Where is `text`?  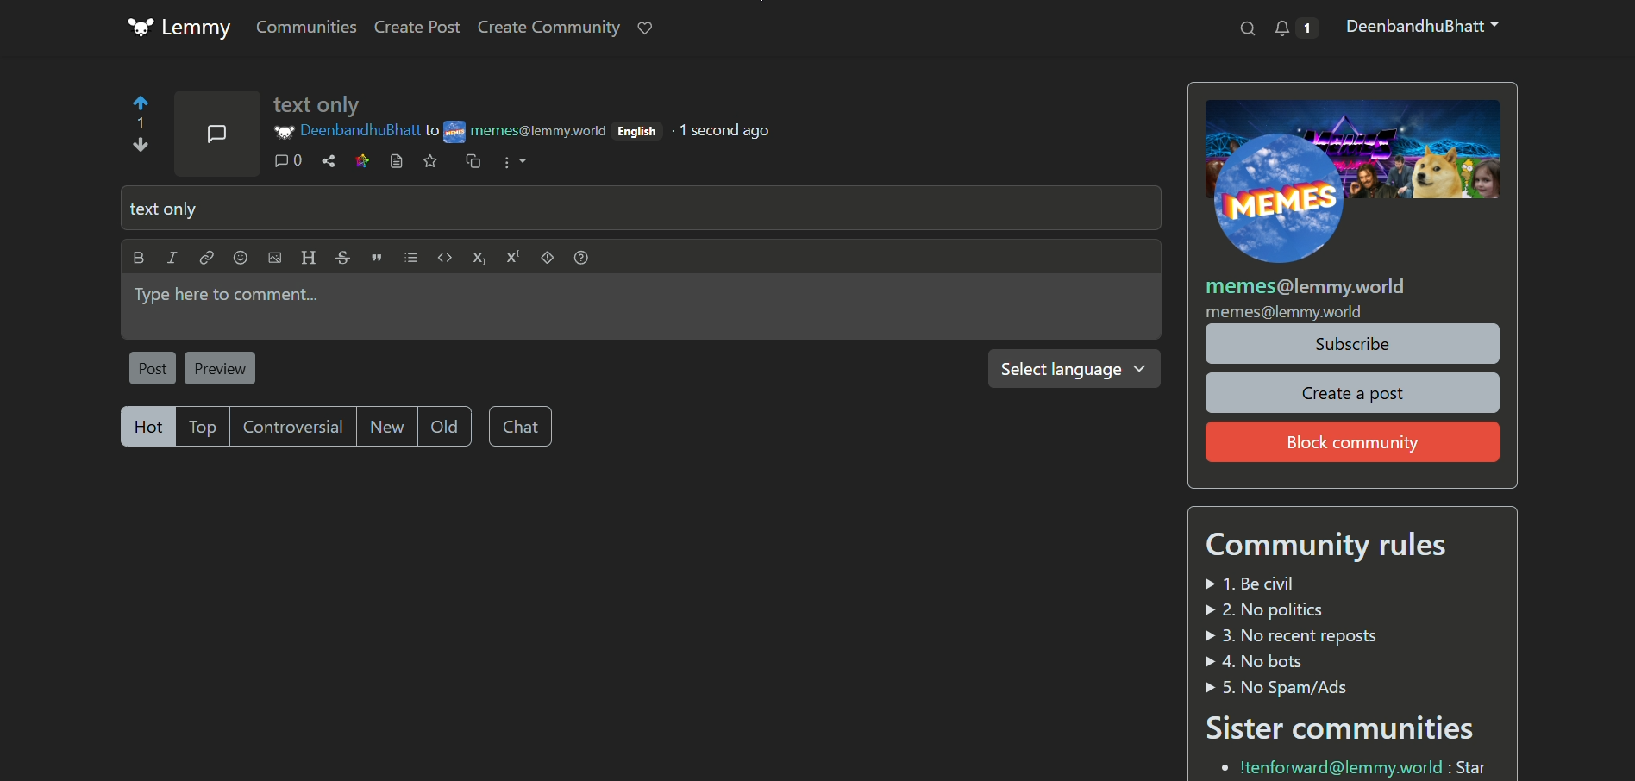 text is located at coordinates (1294, 635).